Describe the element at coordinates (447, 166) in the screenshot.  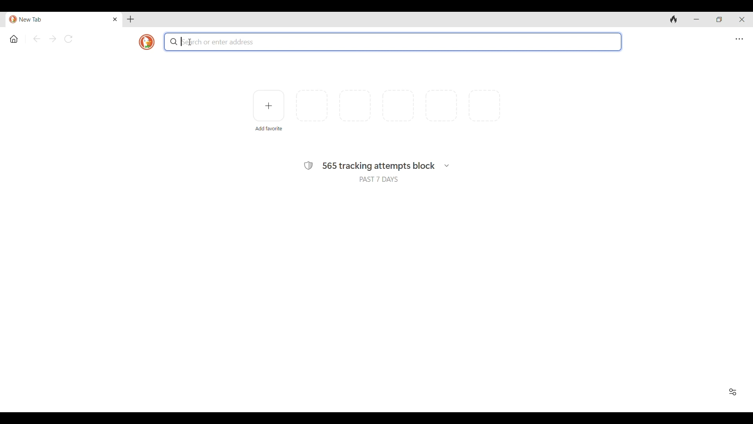
I see `Search history broken down w.r.t. trackers blocked in each` at that location.